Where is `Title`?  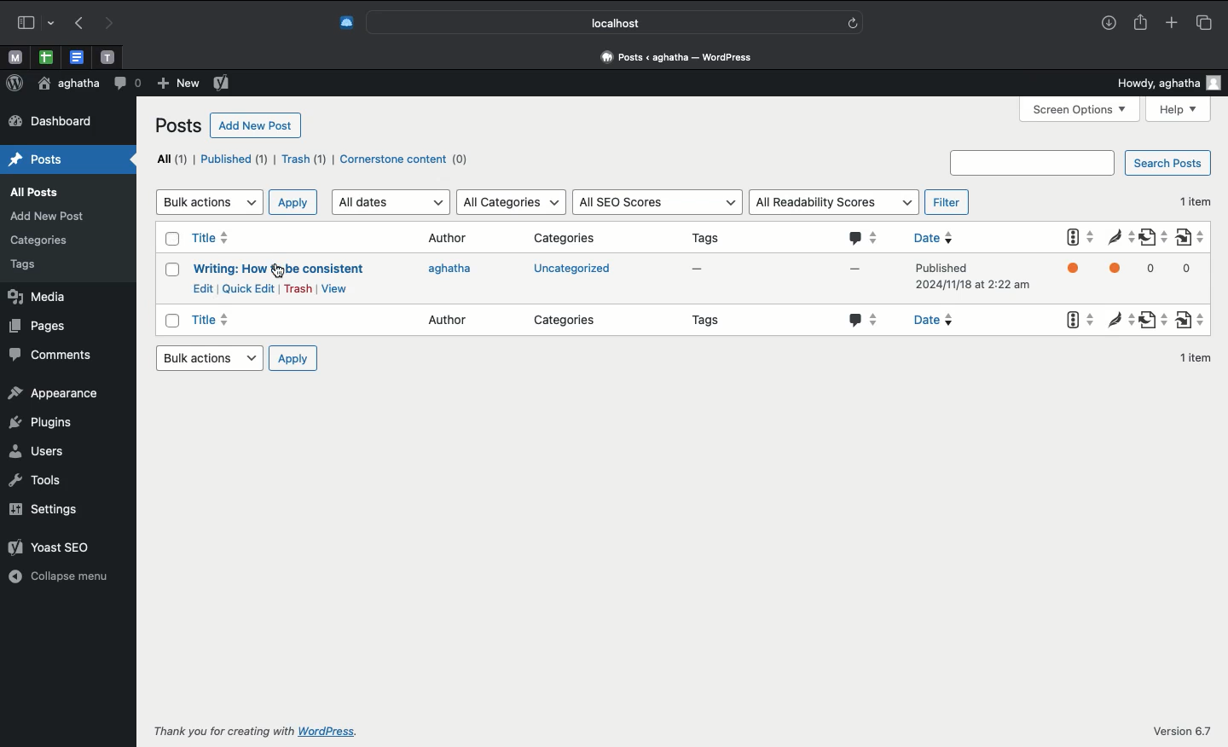
Title is located at coordinates (220, 239).